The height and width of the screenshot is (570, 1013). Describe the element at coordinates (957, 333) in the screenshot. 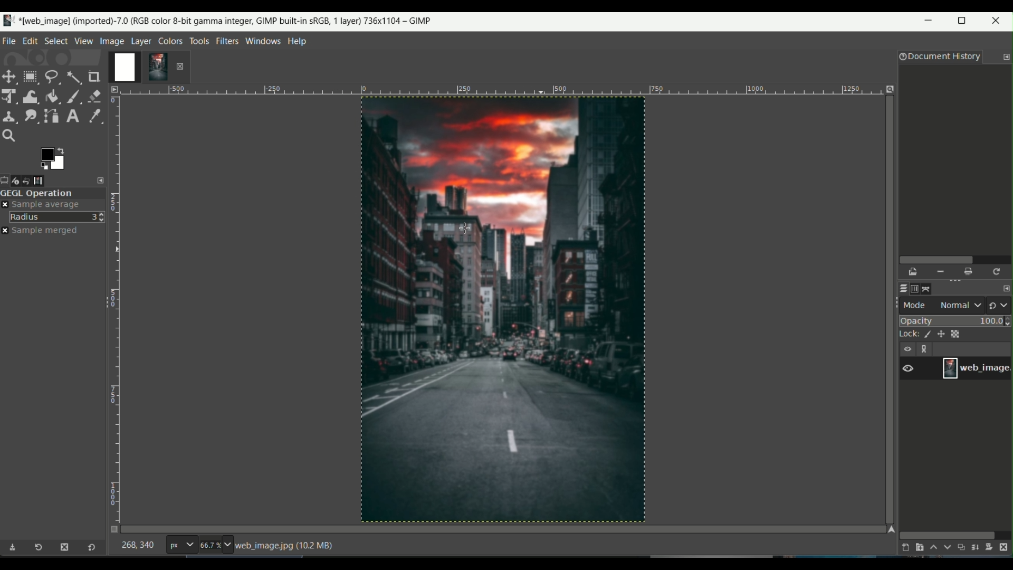

I see `lock alpha channel` at that location.